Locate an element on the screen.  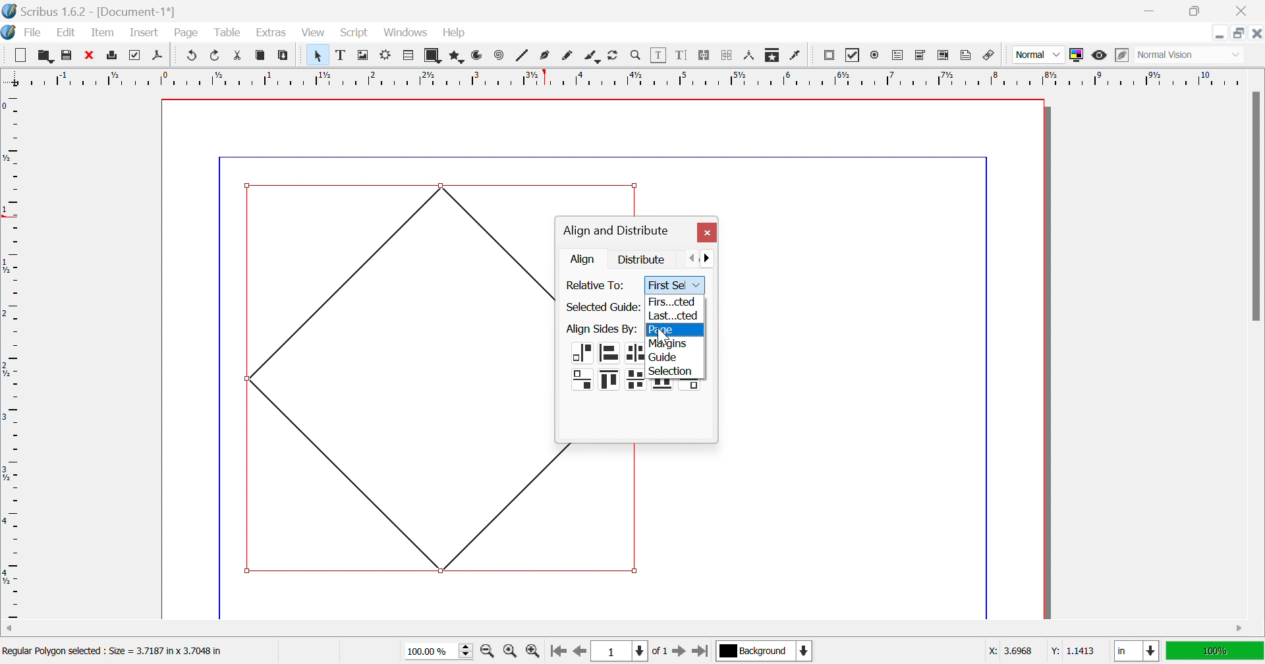
Minimize is located at coordinates (1152, 11).